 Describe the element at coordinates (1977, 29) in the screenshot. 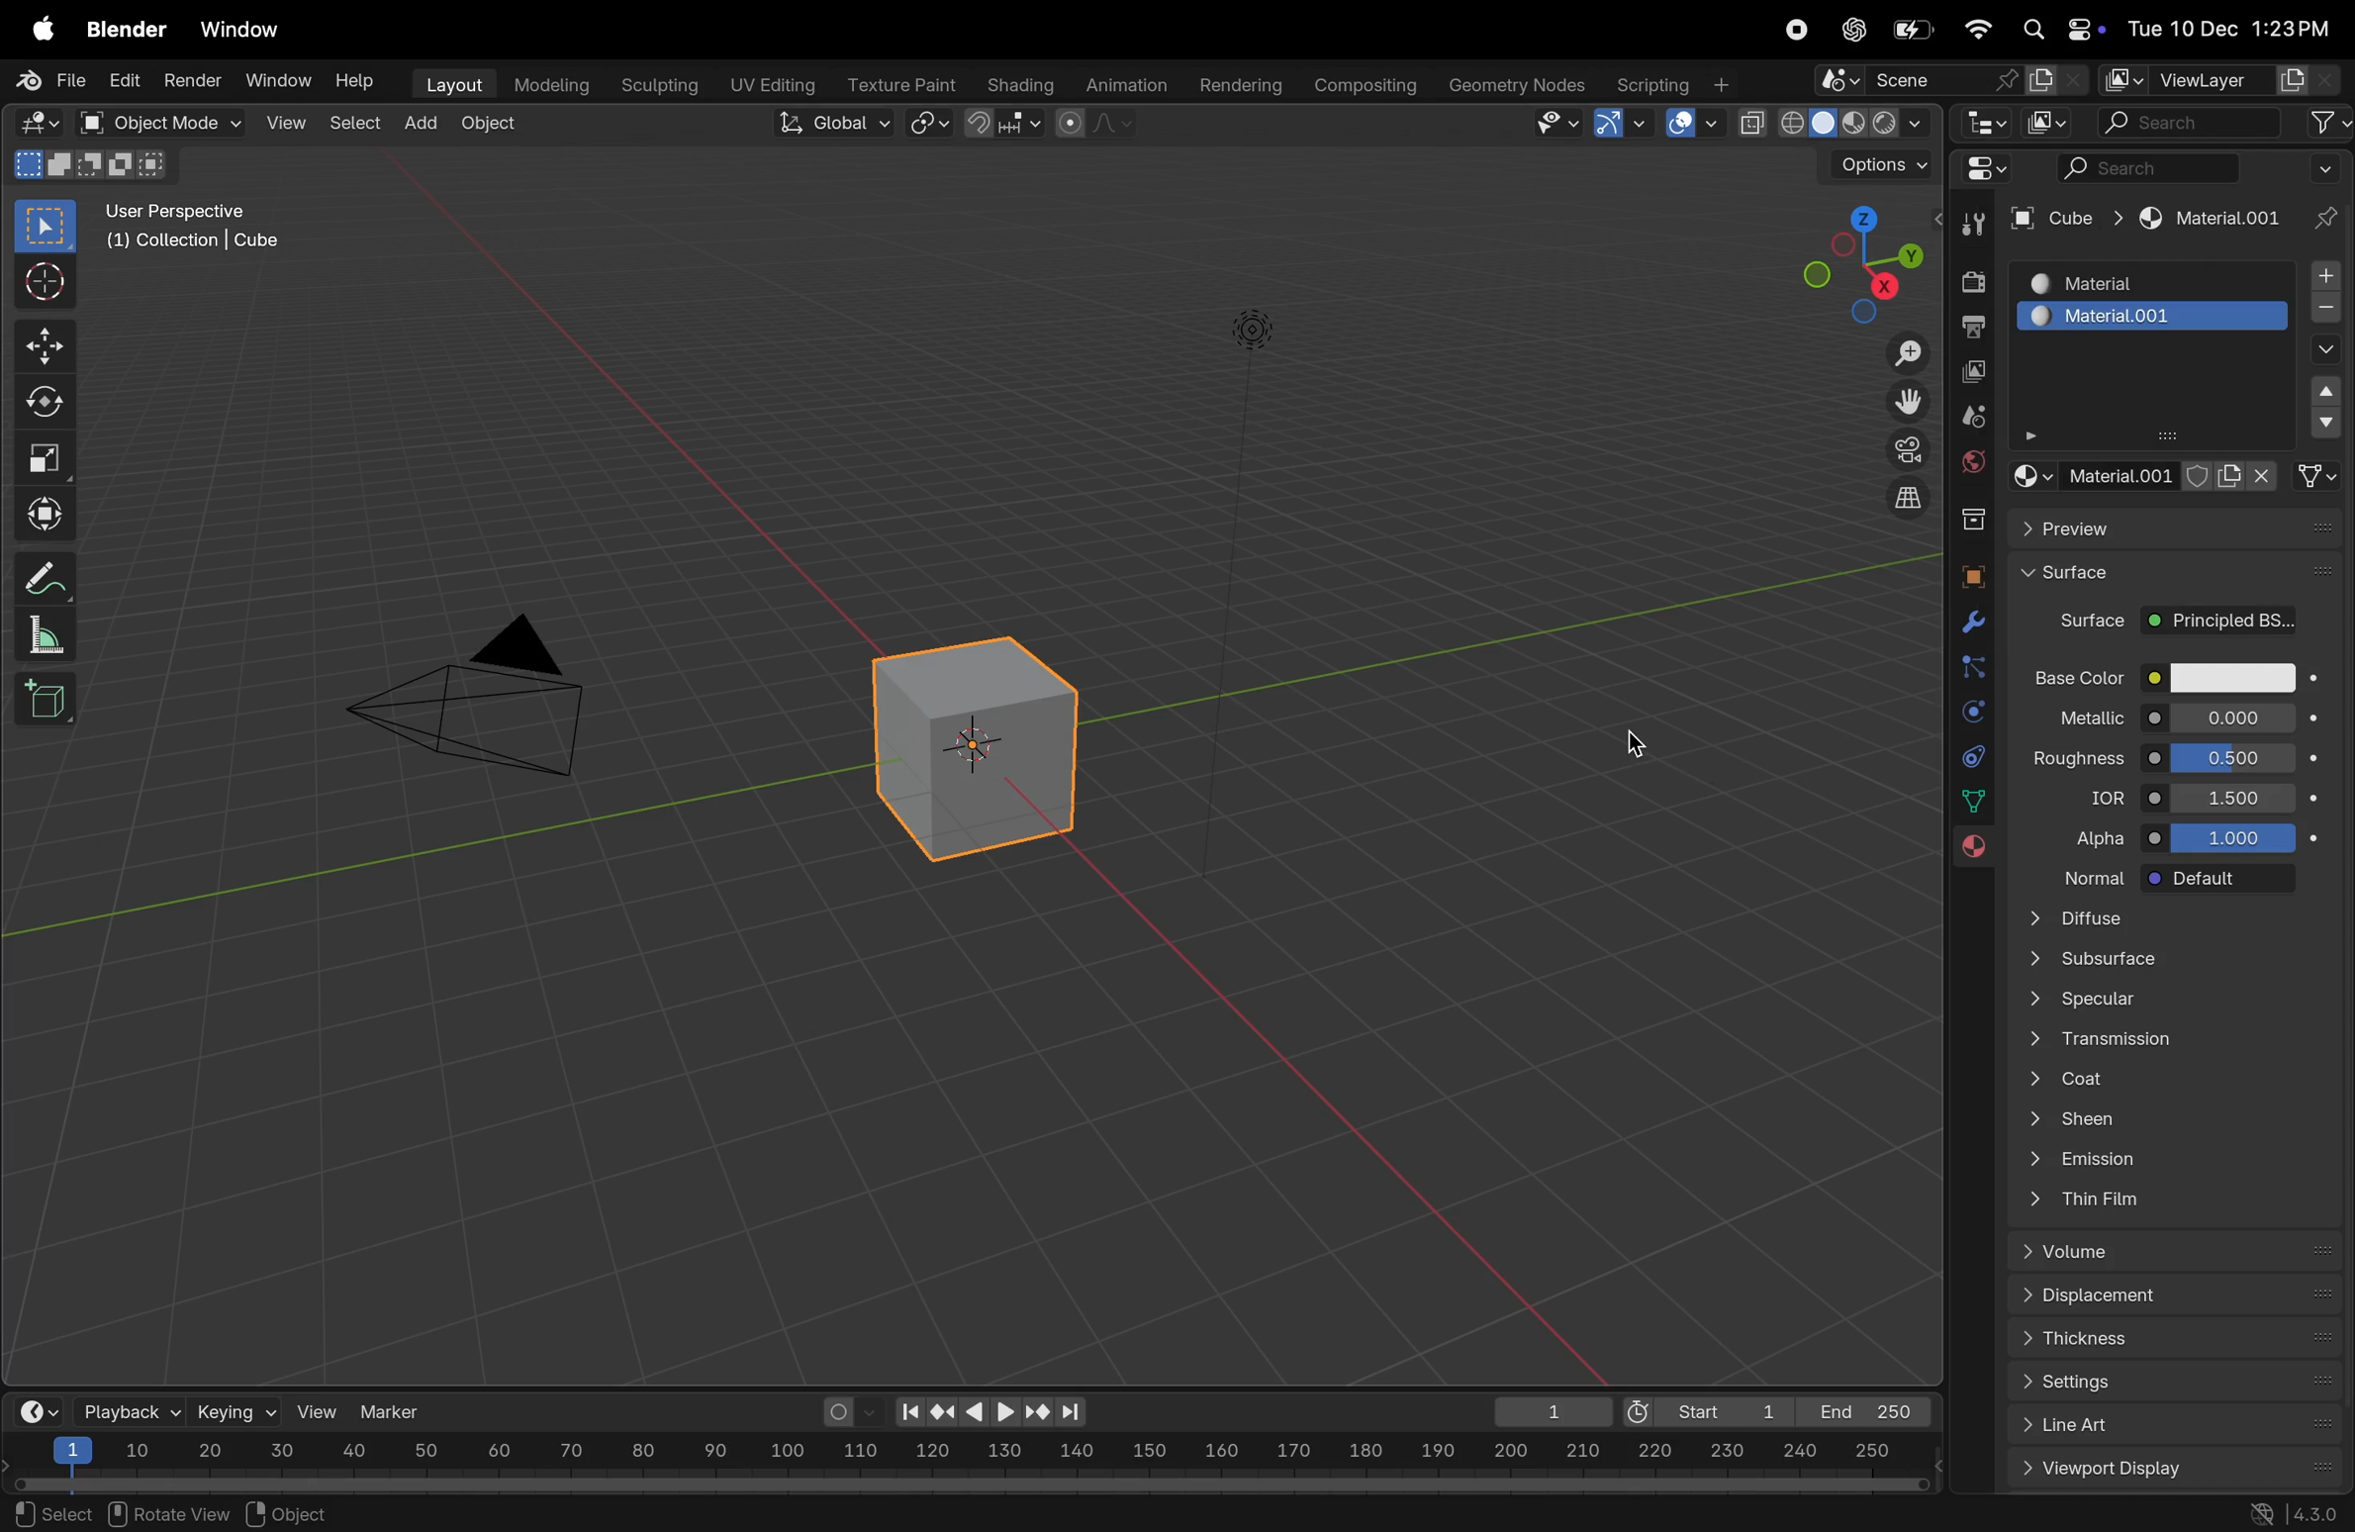

I see `wifi` at that location.